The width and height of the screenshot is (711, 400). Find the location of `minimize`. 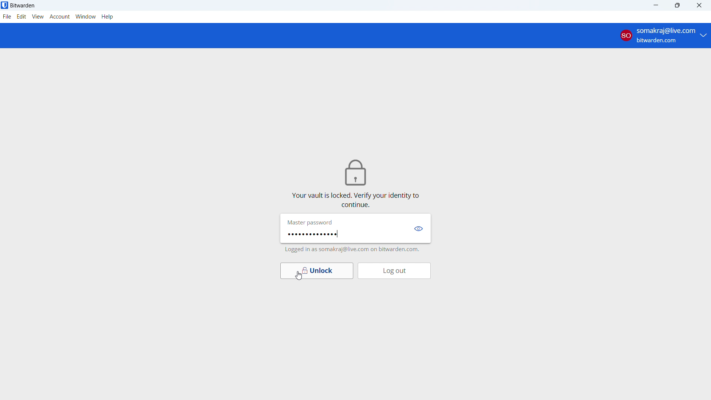

minimize is located at coordinates (655, 6).